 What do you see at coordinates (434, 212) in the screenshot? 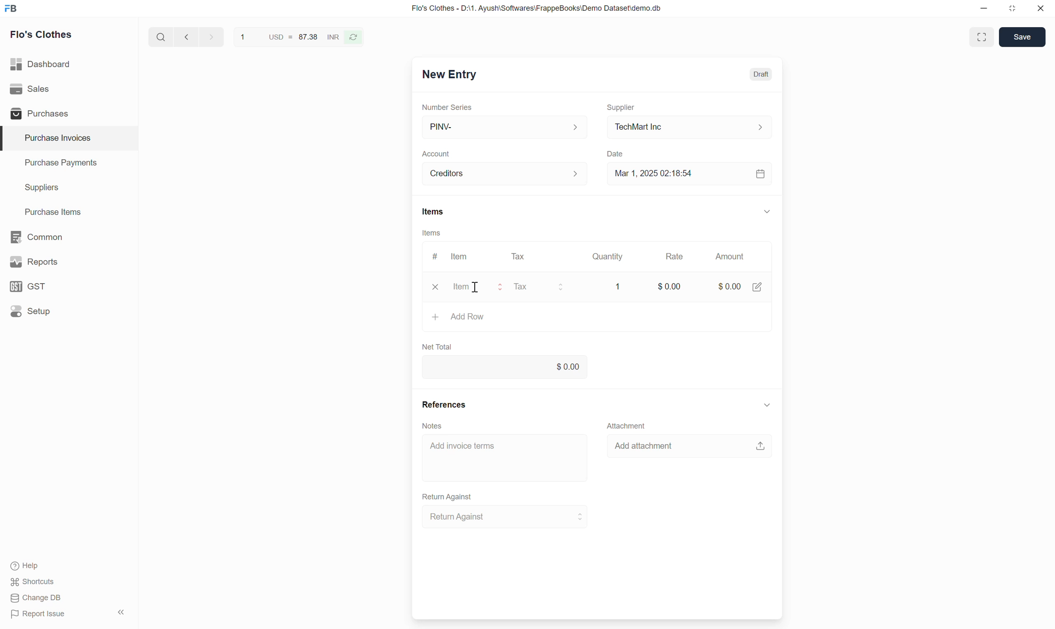
I see `Items` at bounding box center [434, 212].